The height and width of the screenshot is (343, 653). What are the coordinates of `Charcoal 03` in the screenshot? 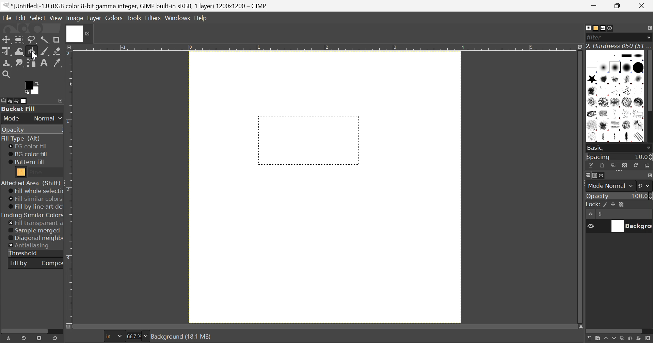 It's located at (616, 114).